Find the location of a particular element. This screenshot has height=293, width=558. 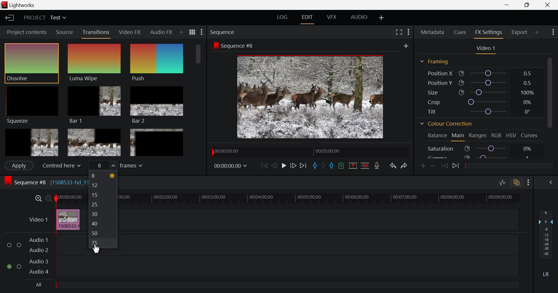

Audio FX is located at coordinates (161, 31).